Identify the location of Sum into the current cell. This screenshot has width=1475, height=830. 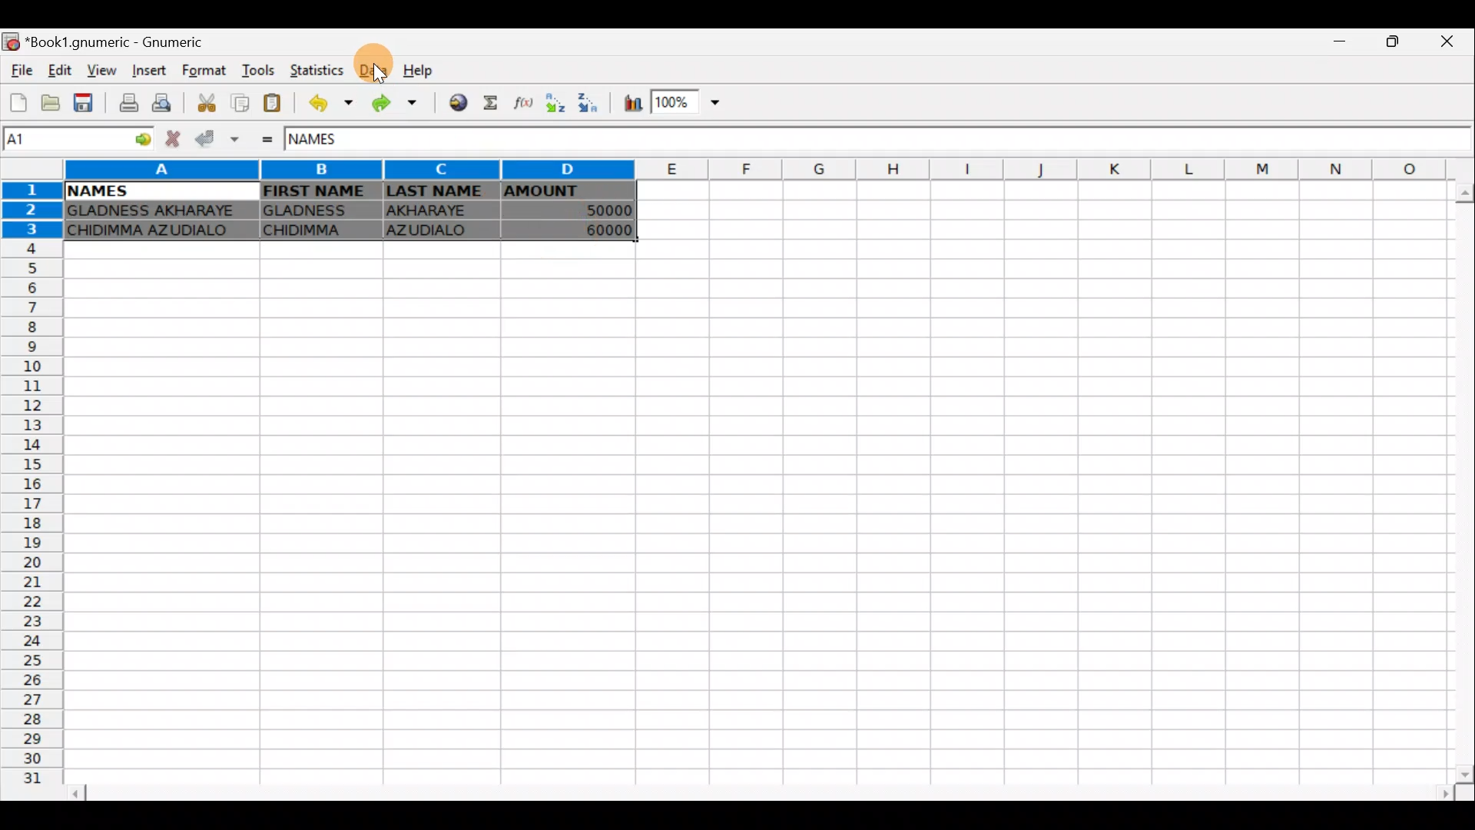
(492, 104).